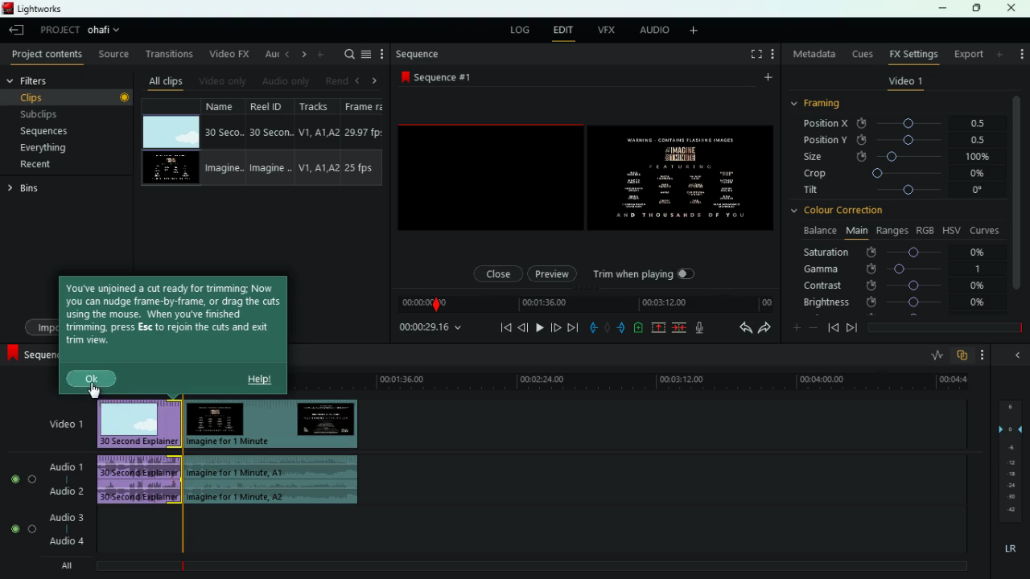 This screenshot has height=579, width=1030. I want to click on video fx, so click(227, 55).